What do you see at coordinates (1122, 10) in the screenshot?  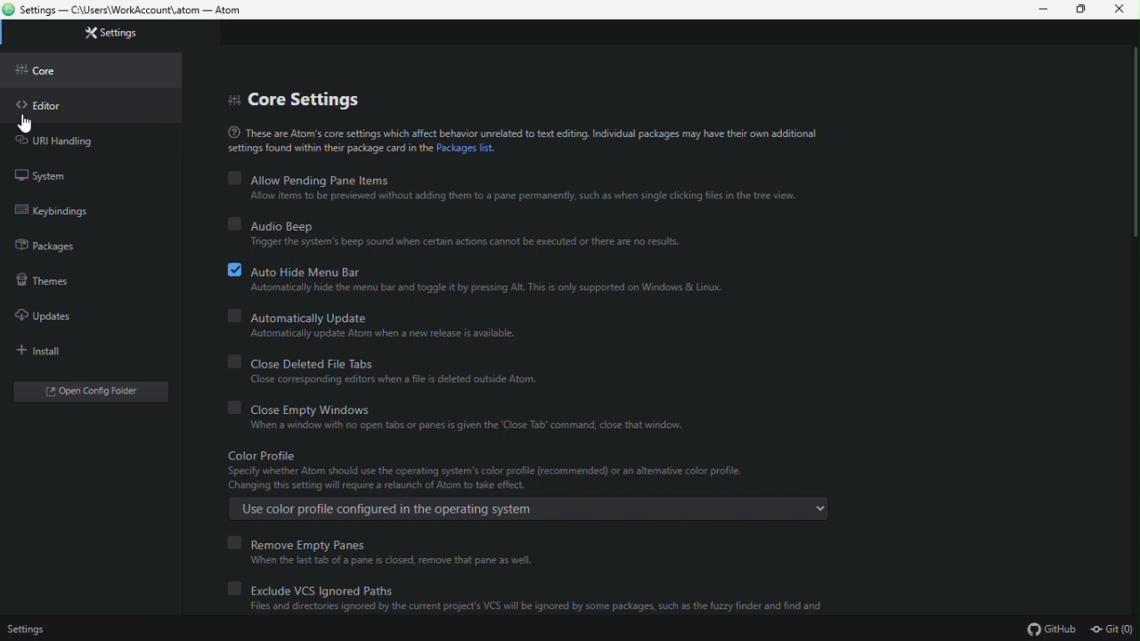 I see `Close` at bounding box center [1122, 10].